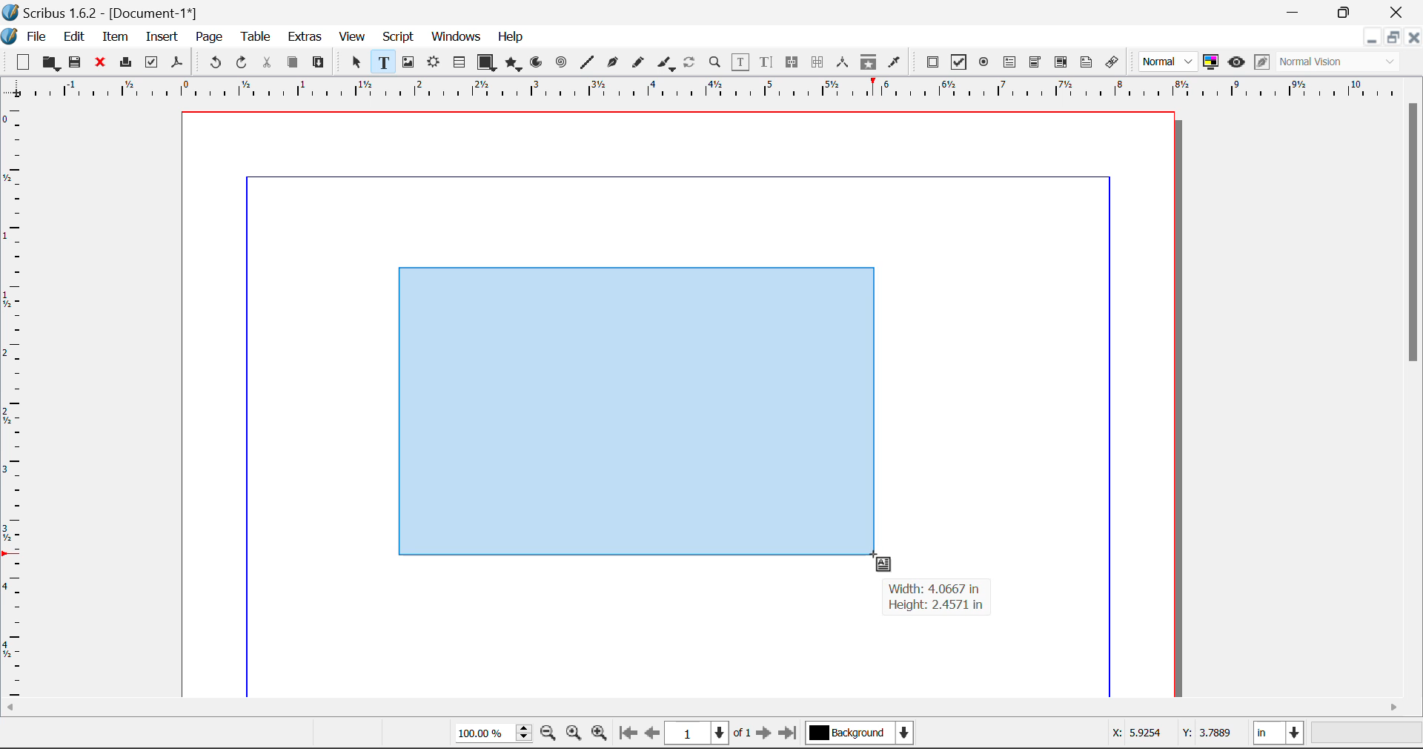 Image resolution: width=1423 pixels, height=749 pixels. Describe the element at coordinates (1398, 12) in the screenshot. I see `Close` at that location.